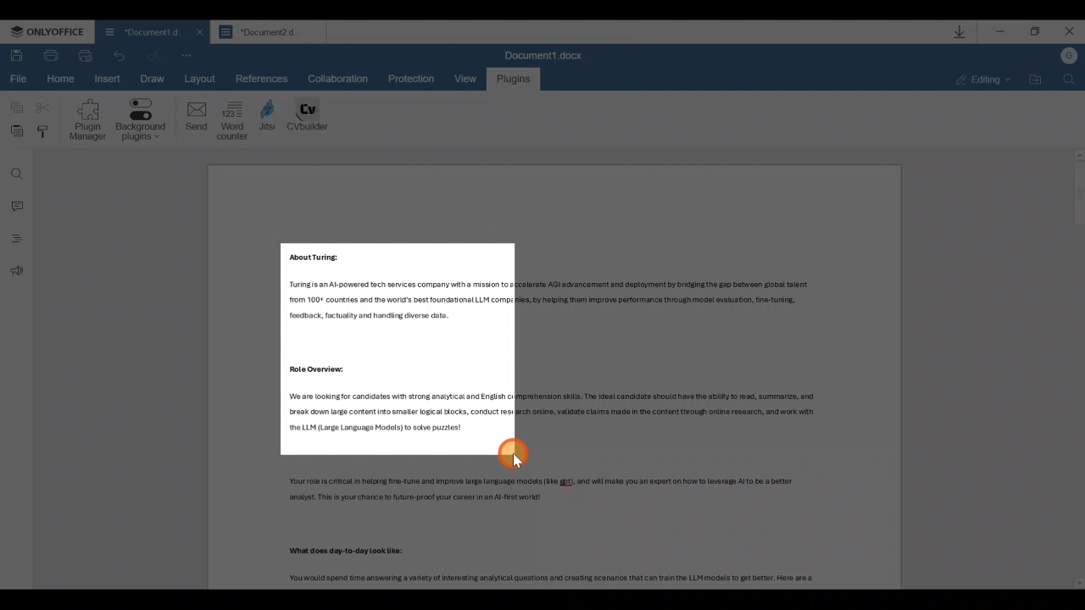  I want to click on Feedback & support, so click(15, 274).